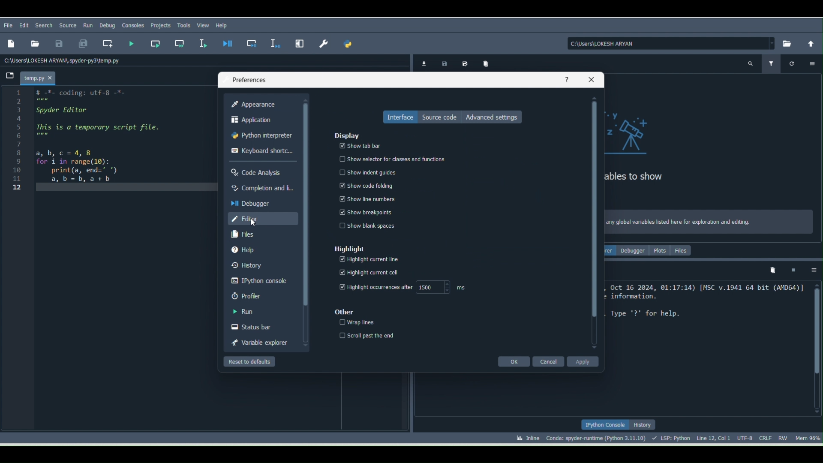 This screenshot has width=823, height=463. Describe the element at coordinates (598, 437) in the screenshot. I see `Version` at that location.